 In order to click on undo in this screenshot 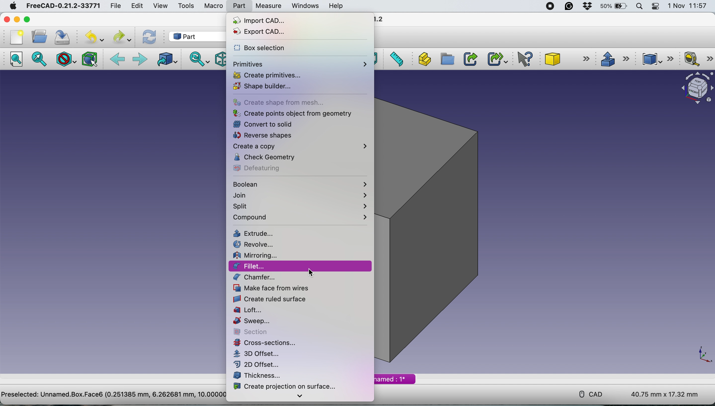, I will do `click(94, 37)`.